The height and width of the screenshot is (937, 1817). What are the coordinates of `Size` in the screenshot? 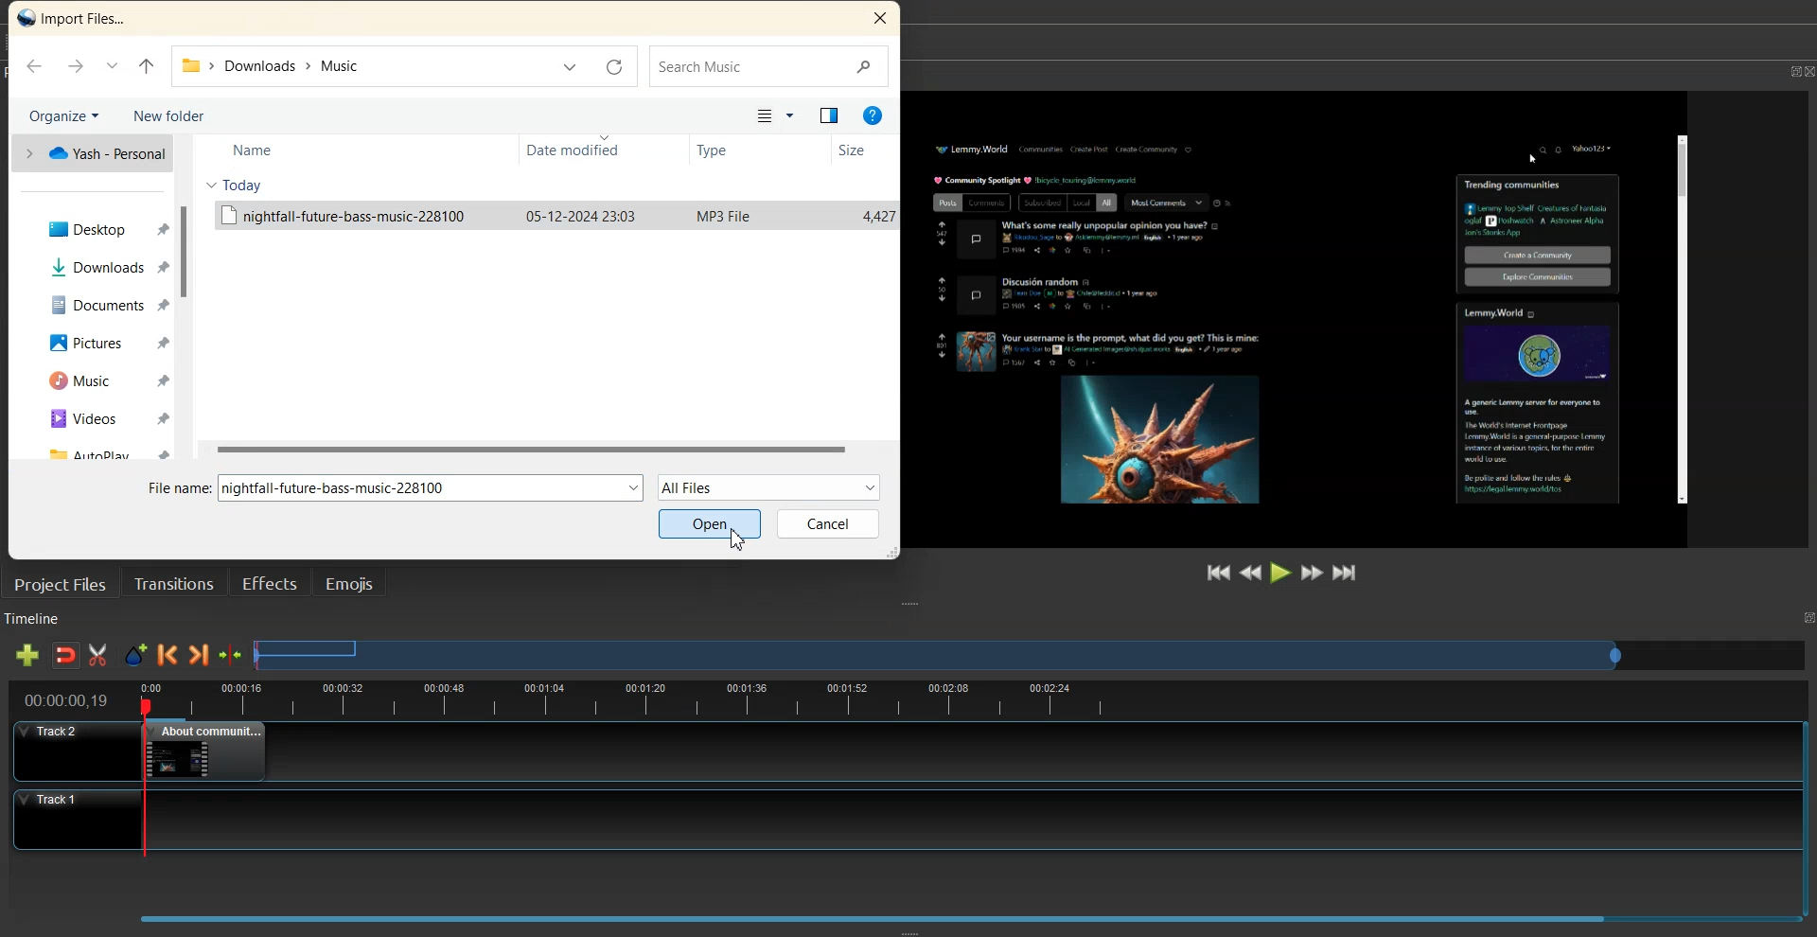 It's located at (866, 148).